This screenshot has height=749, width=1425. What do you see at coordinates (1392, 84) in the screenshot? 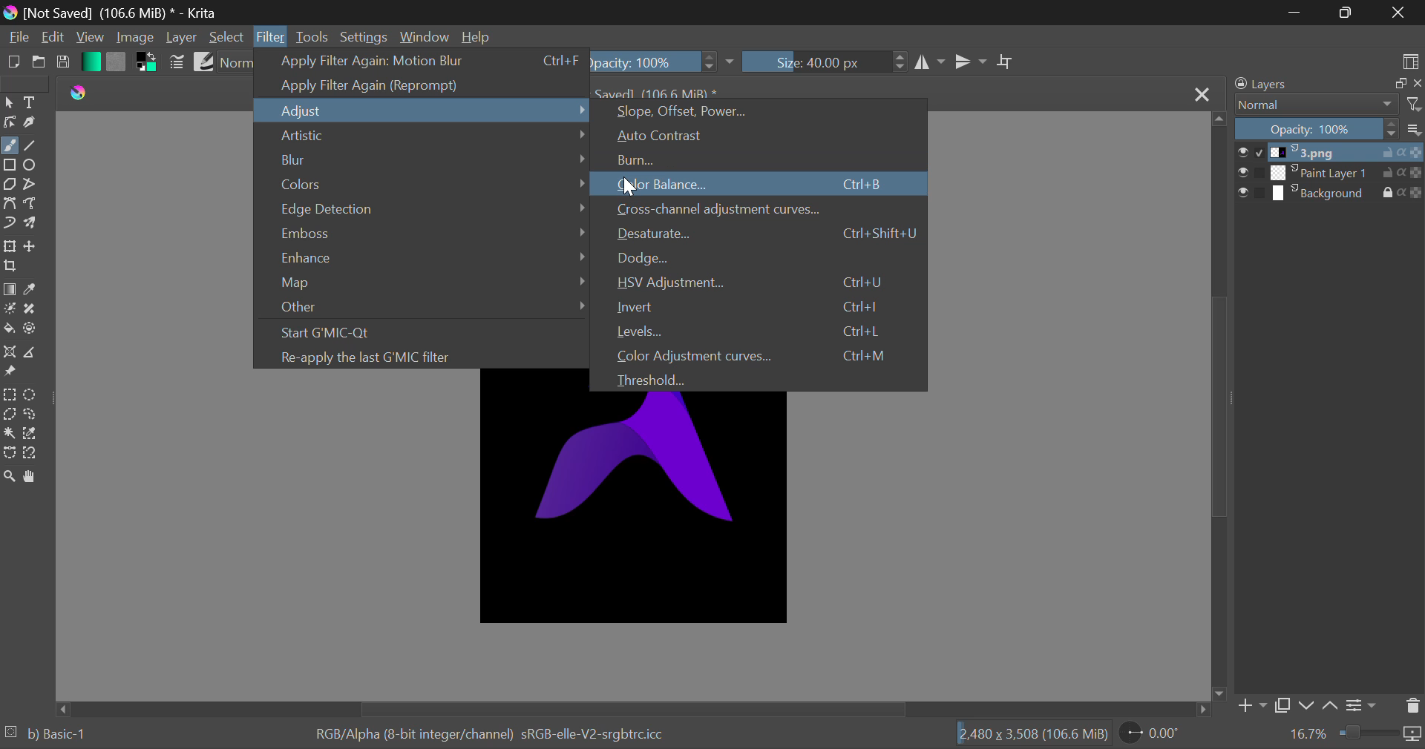
I see `maximize` at bounding box center [1392, 84].